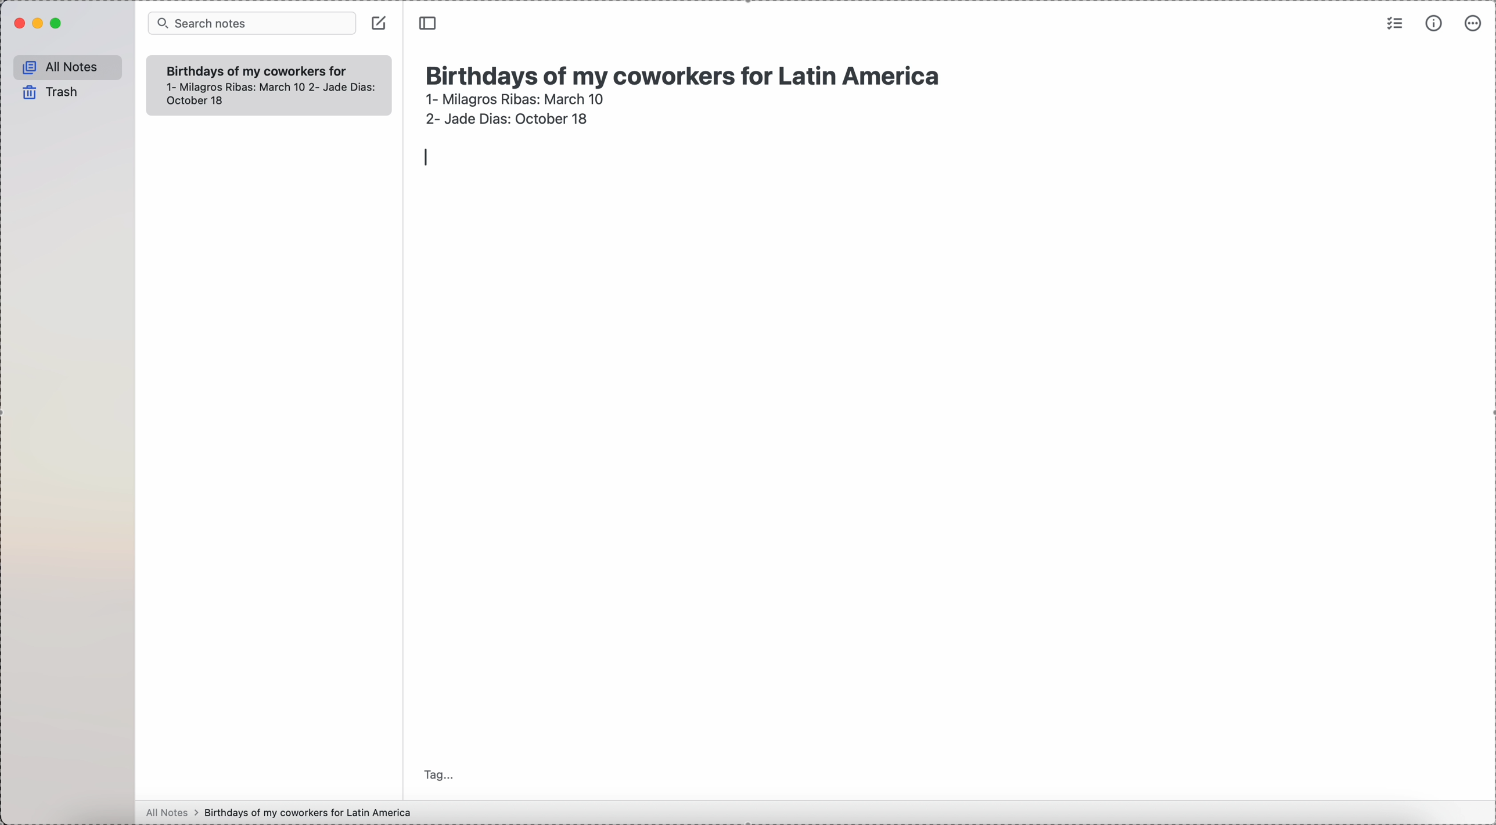 The height and width of the screenshot is (825, 1496). I want to click on minimize Simplenote, so click(40, 24).